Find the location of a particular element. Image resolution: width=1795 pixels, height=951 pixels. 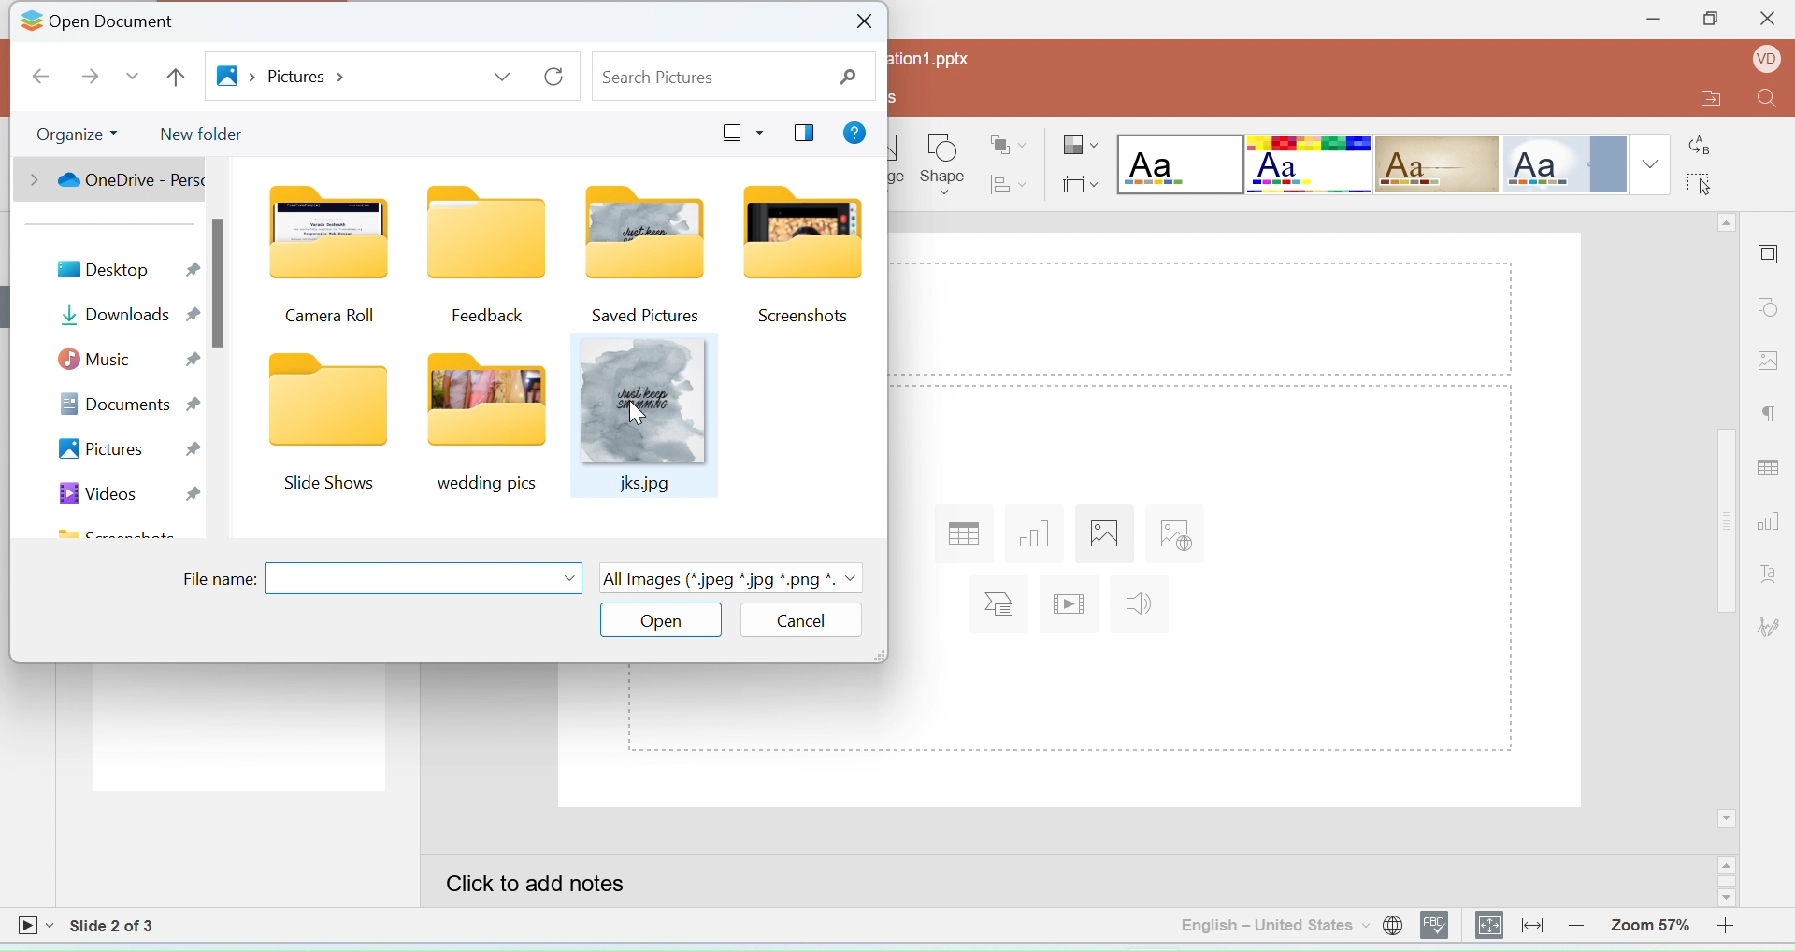

Paragraph settings is located at coordinates (1771, 417).